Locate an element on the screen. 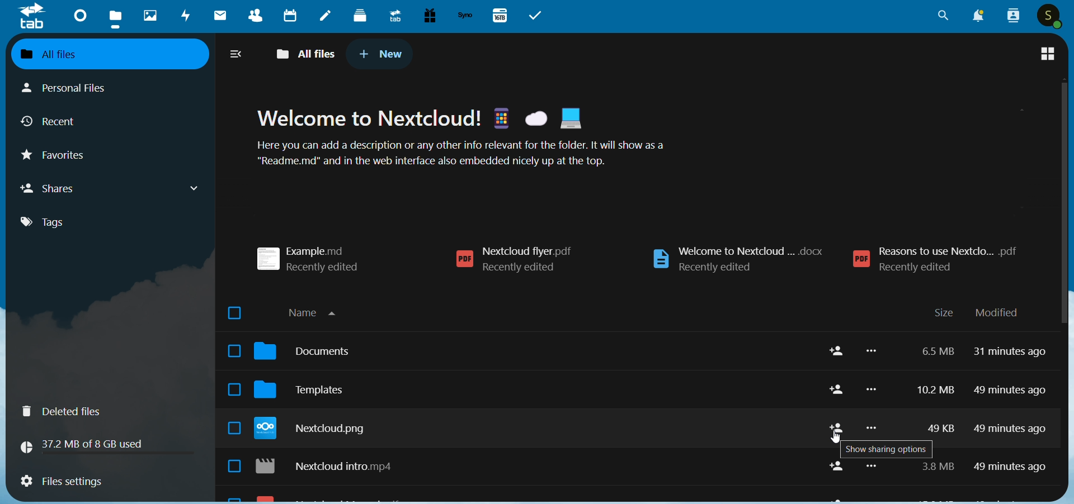  modified is located at coordinates (1000, 311).